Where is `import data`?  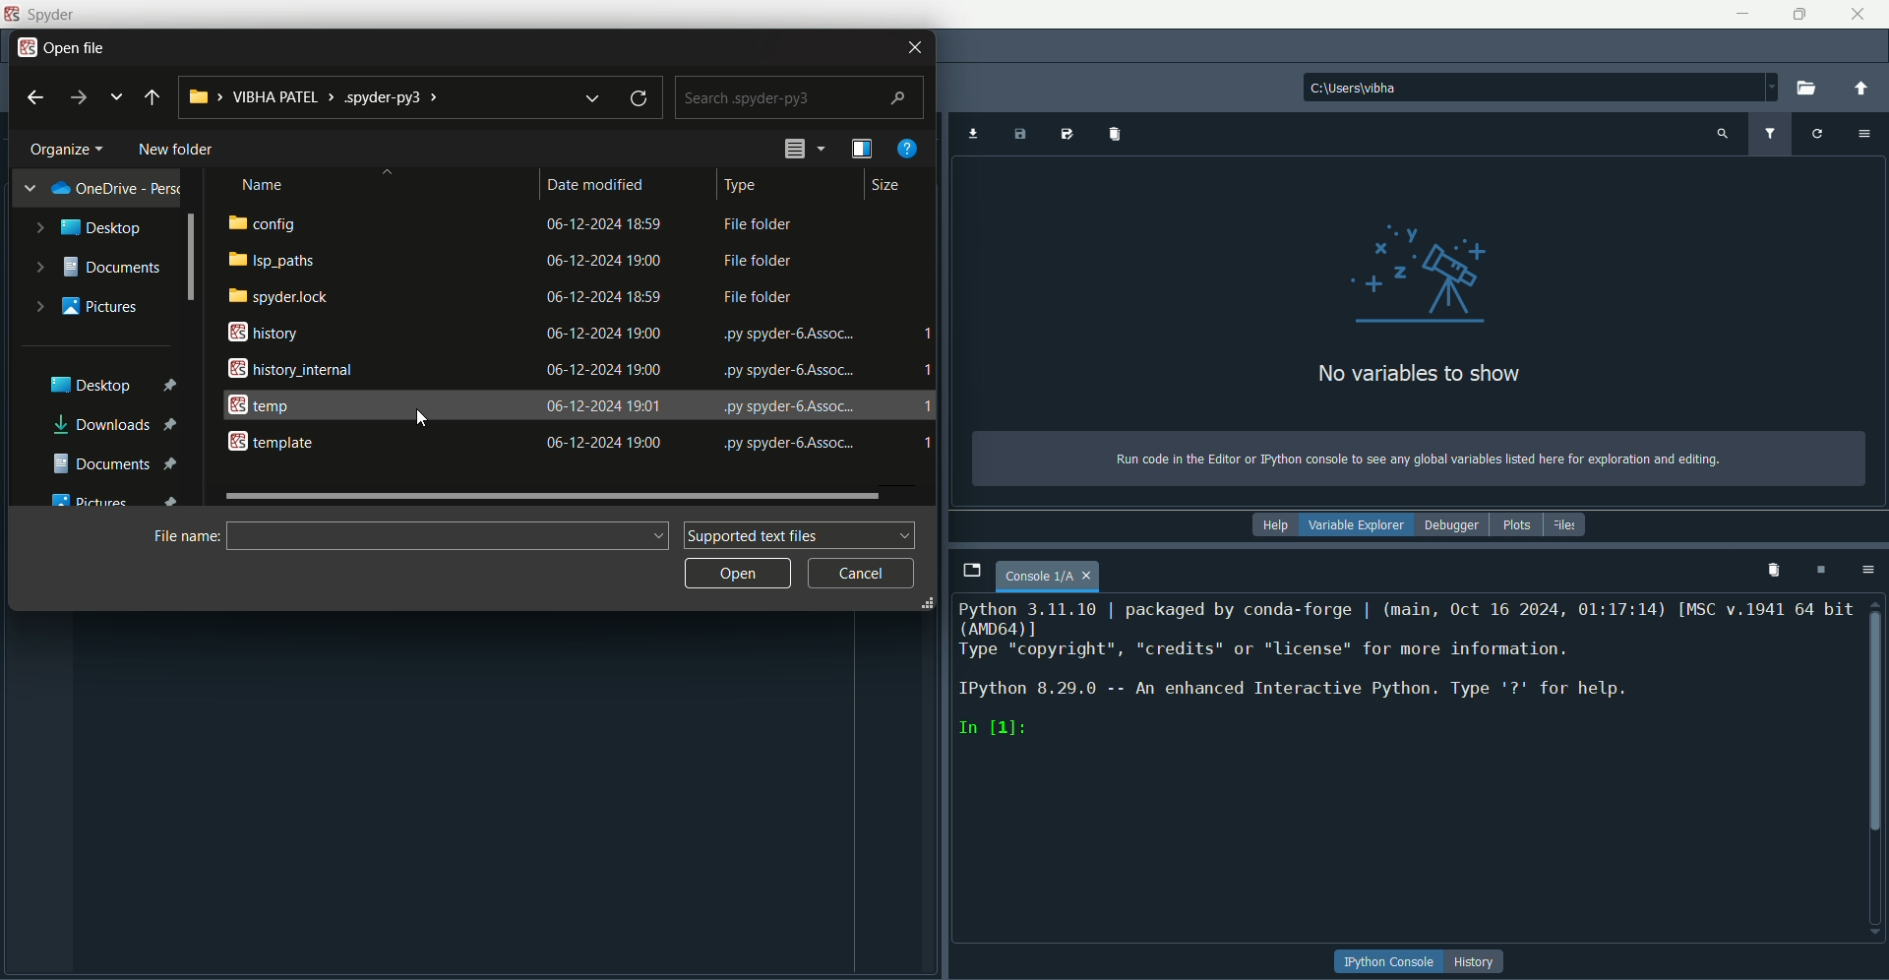 import data is located at coordinates (975, 135).